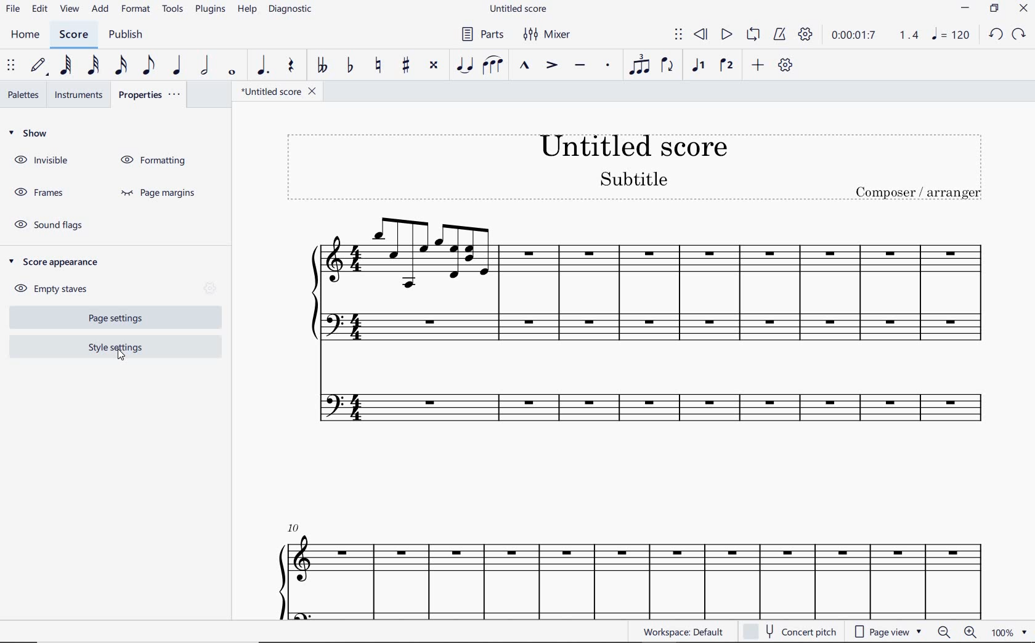  What do you see at coordinates (156, 161) in the screenshot?
I see `FORMATTING` at bounding box center [156, 161].